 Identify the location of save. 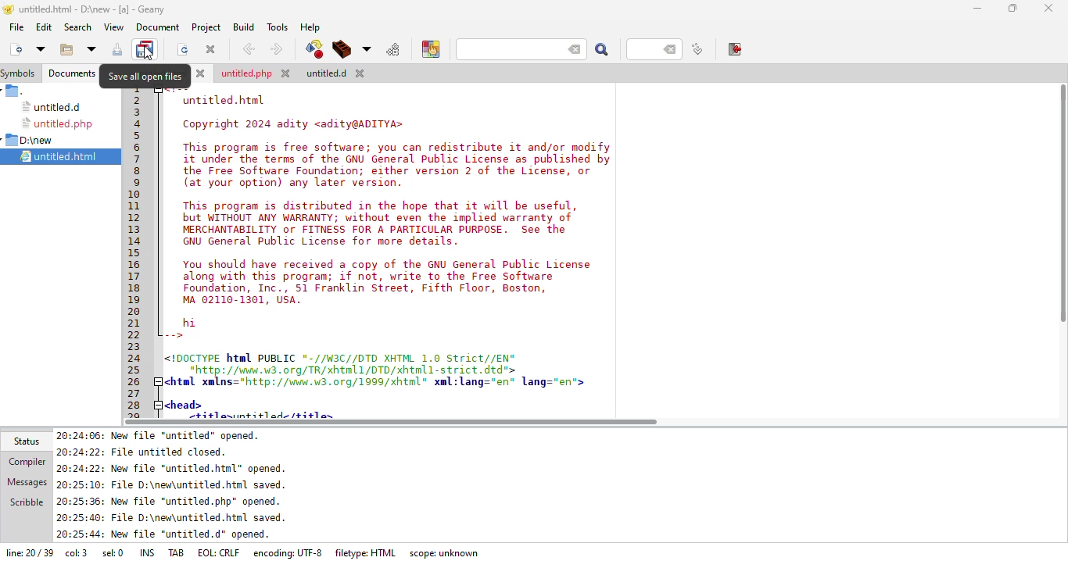
(116, 50).